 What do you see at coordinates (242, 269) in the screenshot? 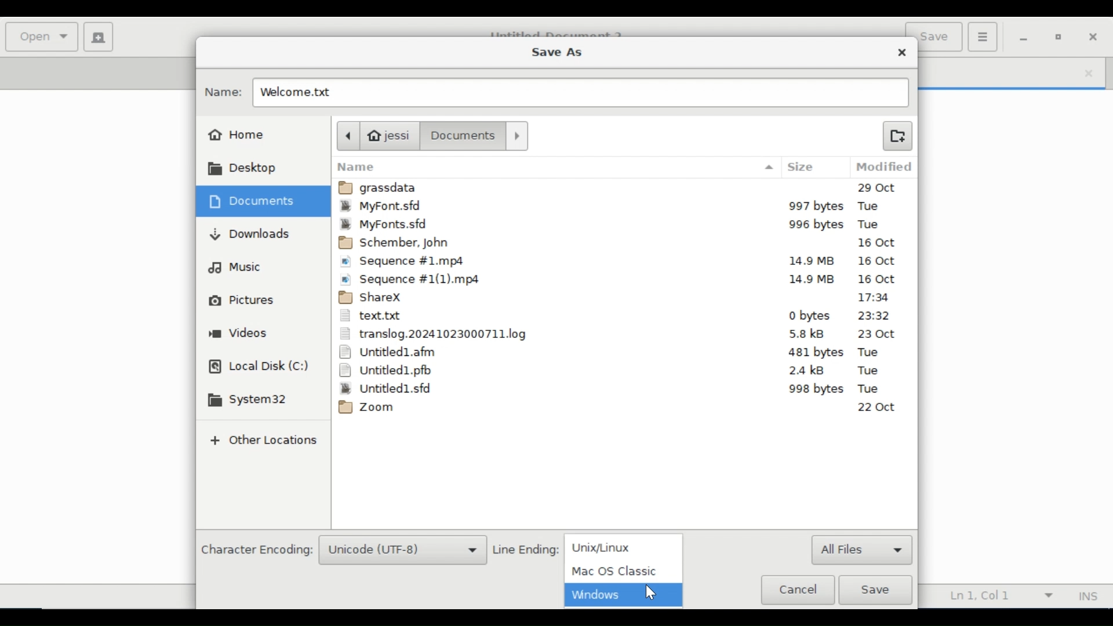
I see `Music` at bounding box center [242, 269].